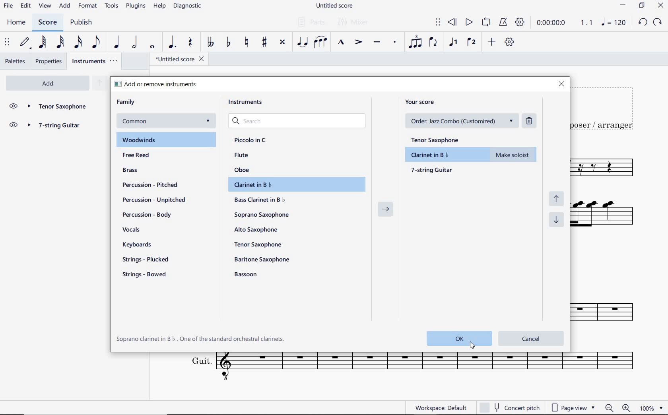 This screenshot has height=415, width=668. I want to click on PAGE VIEW, so click(573, 407).